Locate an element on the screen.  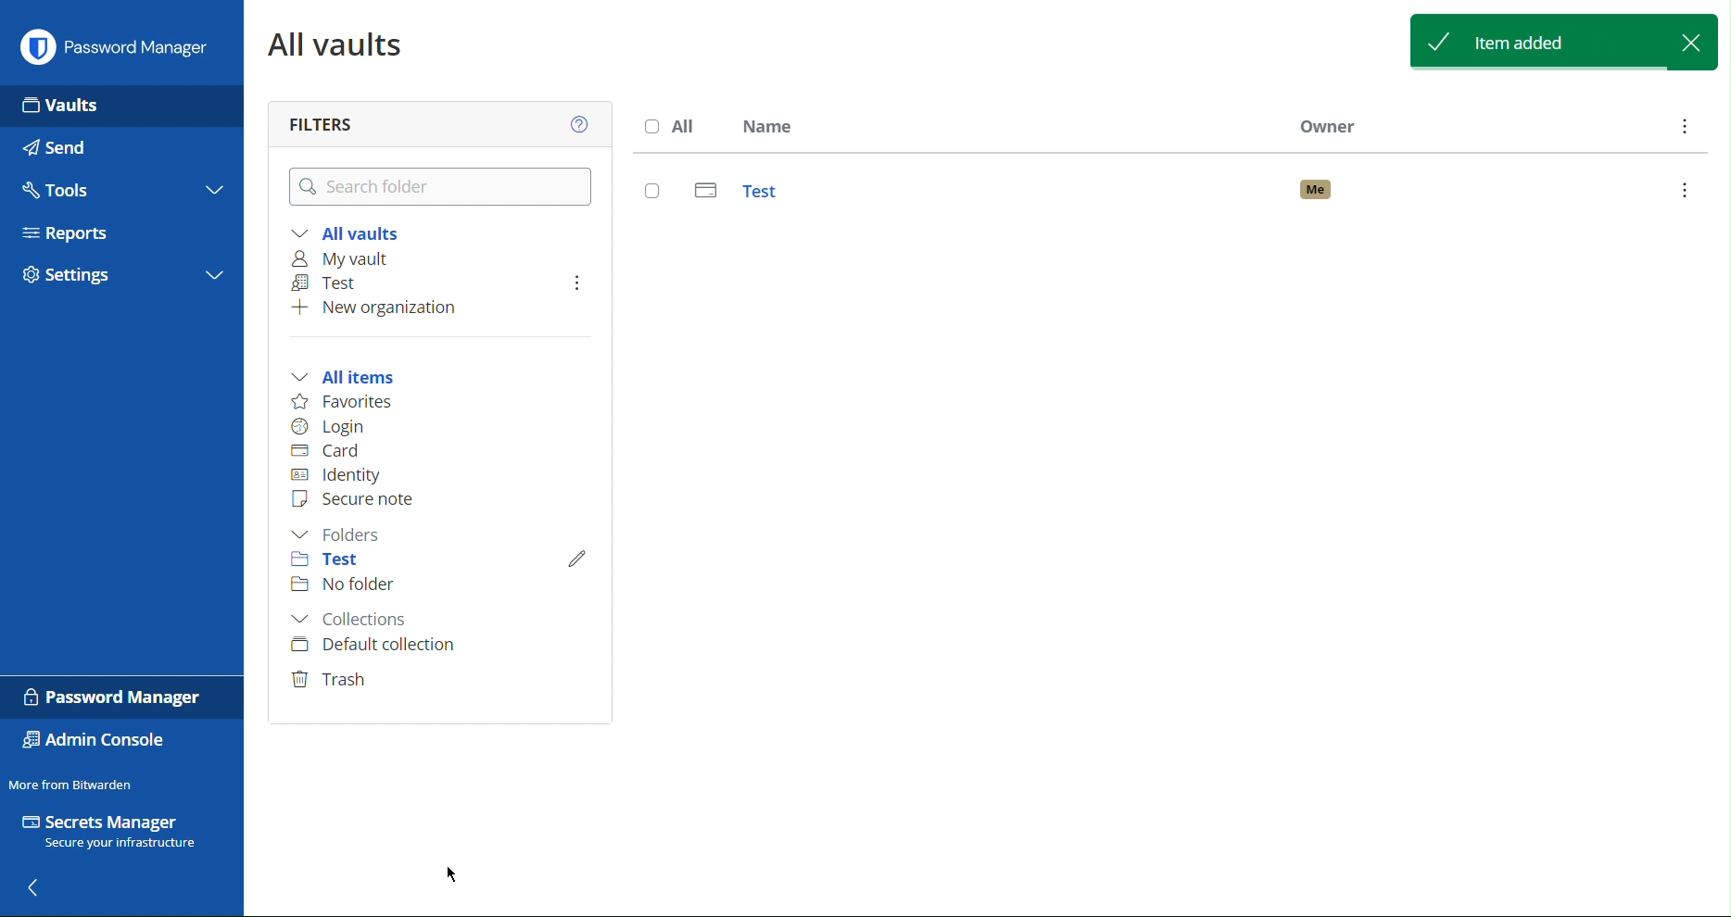
Collections is located at coordinates (357, 617).